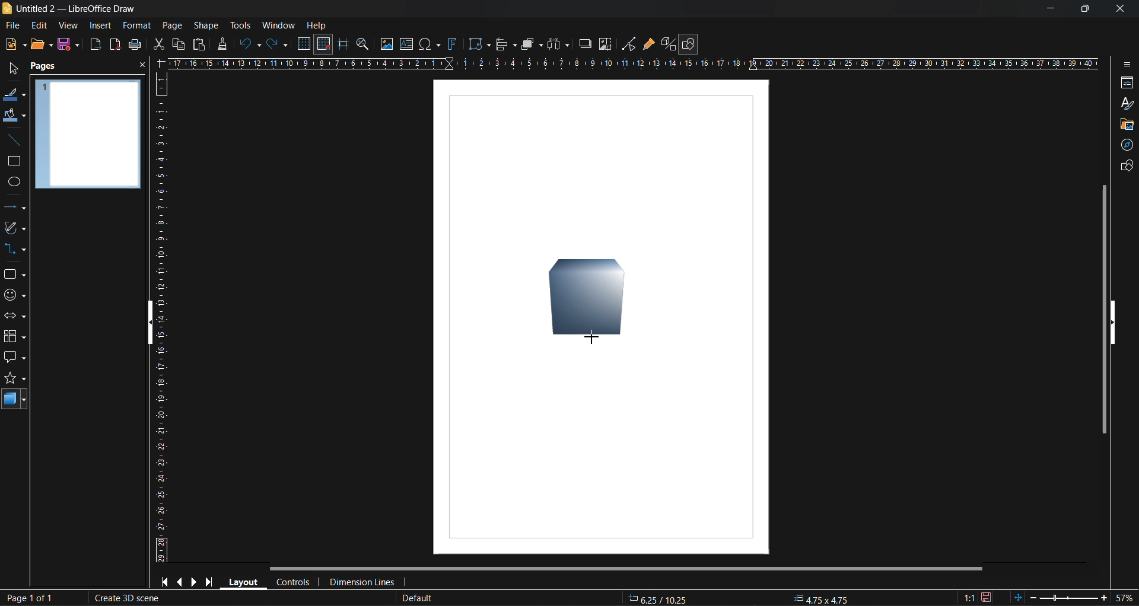 This screenshot has width=1139, height=606. Describe the element at coordinates (1127, 125) in the screenshot. I see `gallery` at that location.